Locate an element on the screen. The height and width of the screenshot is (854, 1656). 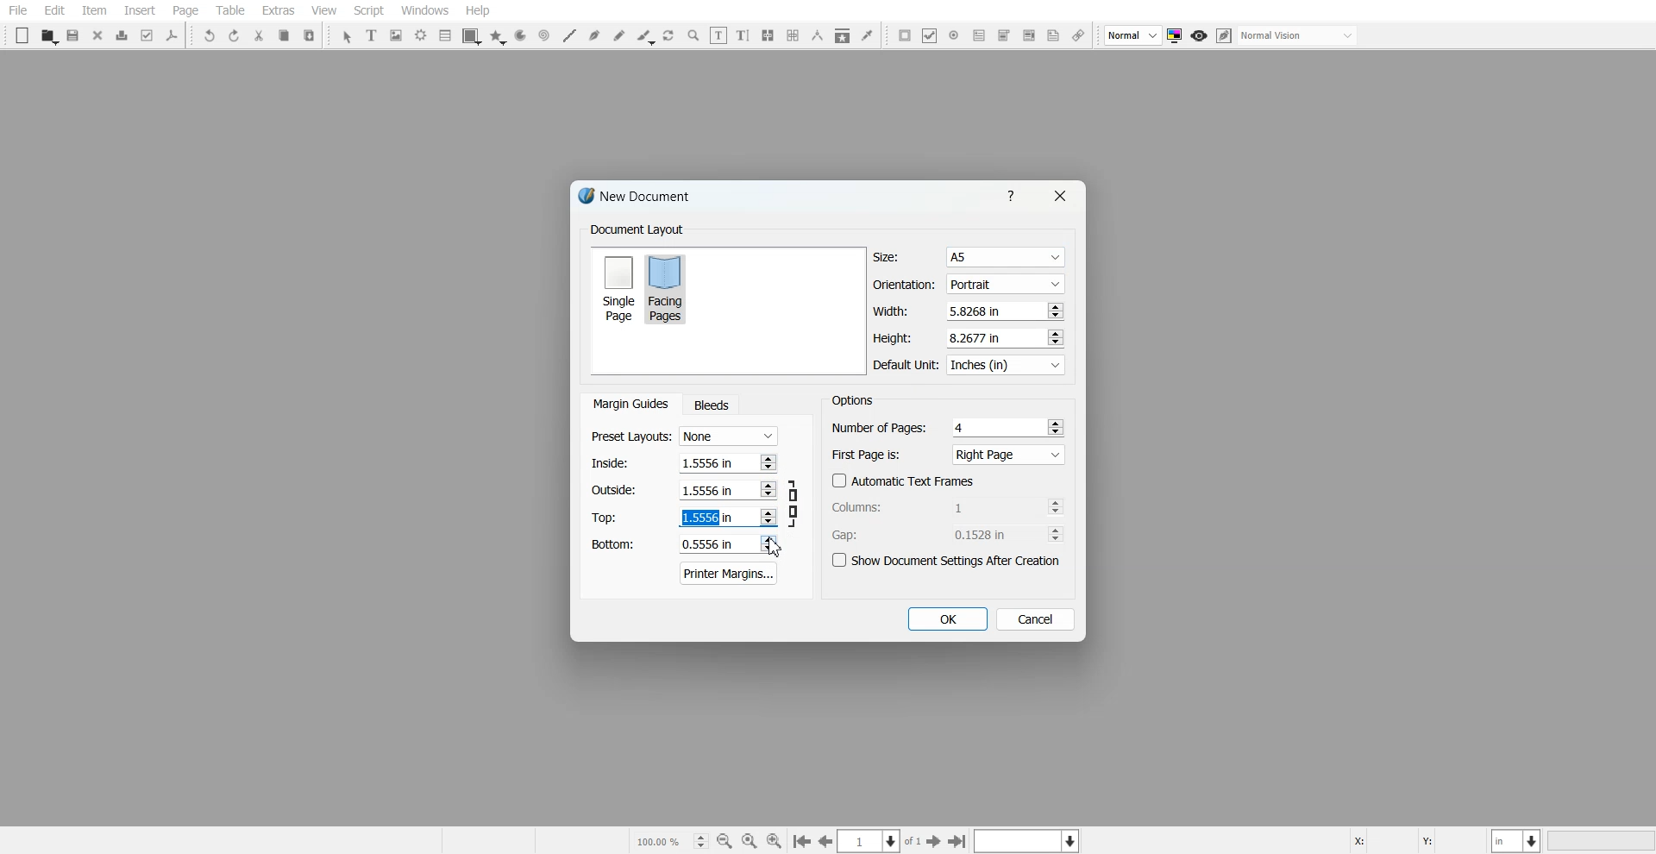
Select the current layer is located at coordinates (1029, 840).